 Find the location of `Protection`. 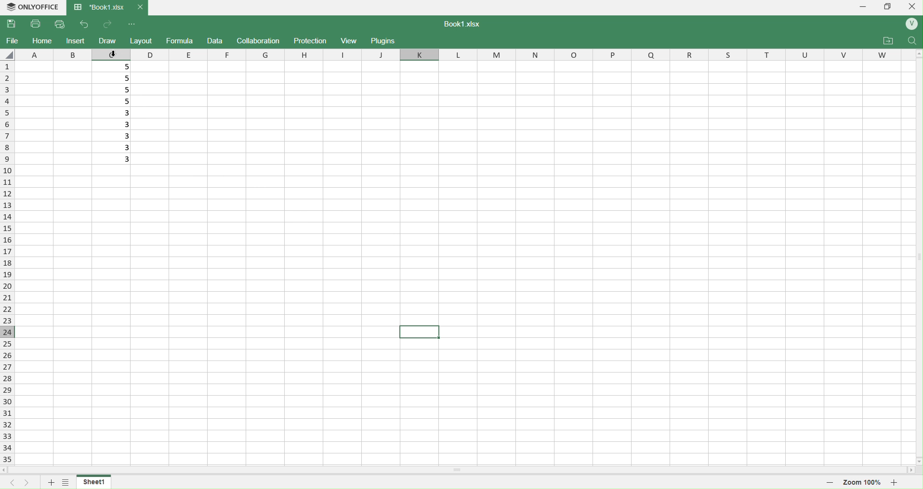

Protection is located at coordinates (311, 41).